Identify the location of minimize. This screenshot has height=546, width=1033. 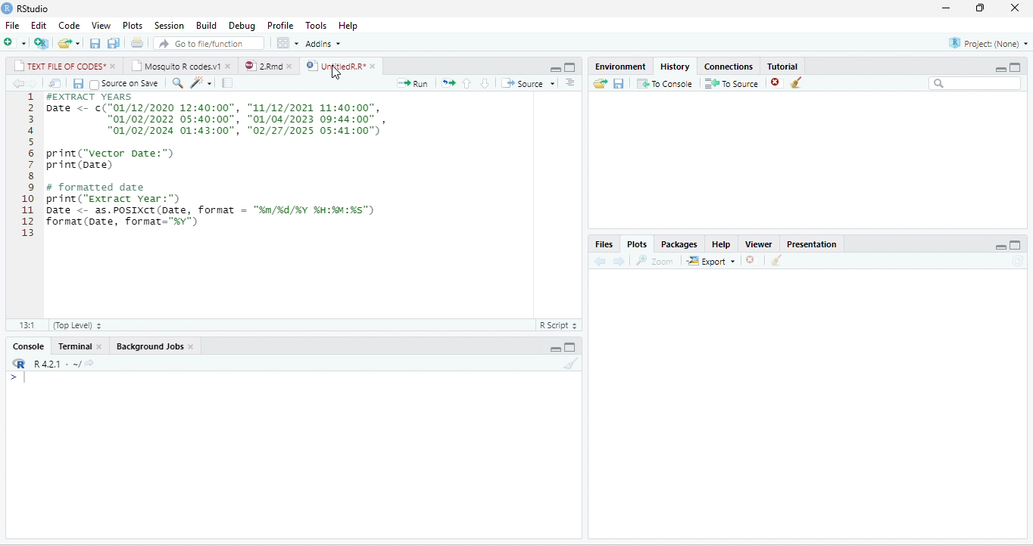
(1000, 69).